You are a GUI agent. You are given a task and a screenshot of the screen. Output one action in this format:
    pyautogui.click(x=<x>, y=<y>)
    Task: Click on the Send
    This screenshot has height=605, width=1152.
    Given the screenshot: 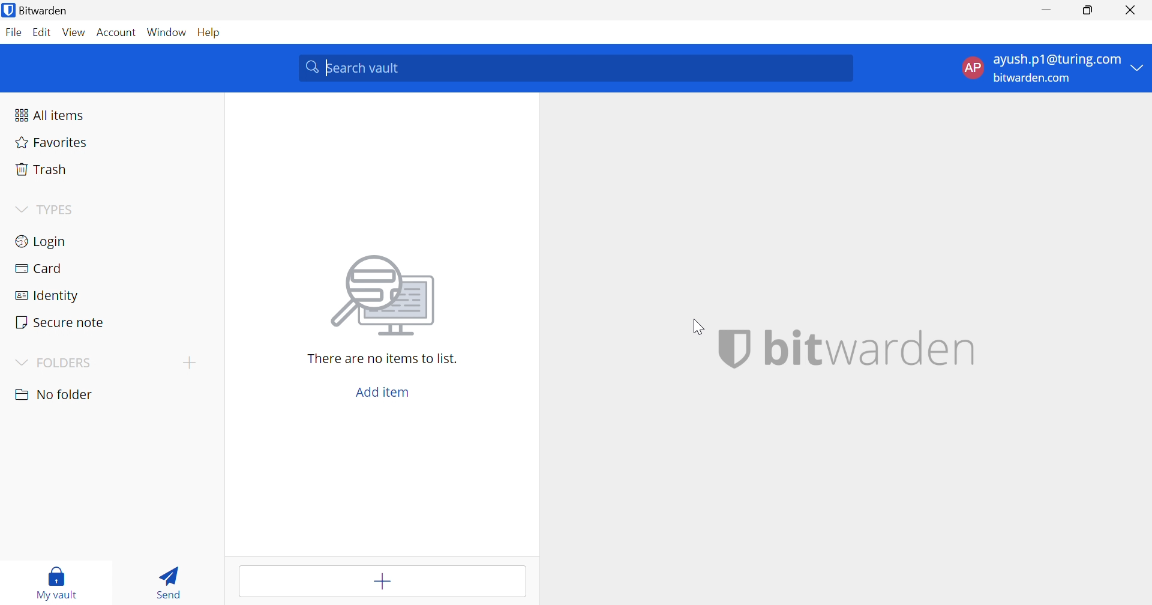 What is the action you would take?
    pyautogui.click(x=167, y=581)
    